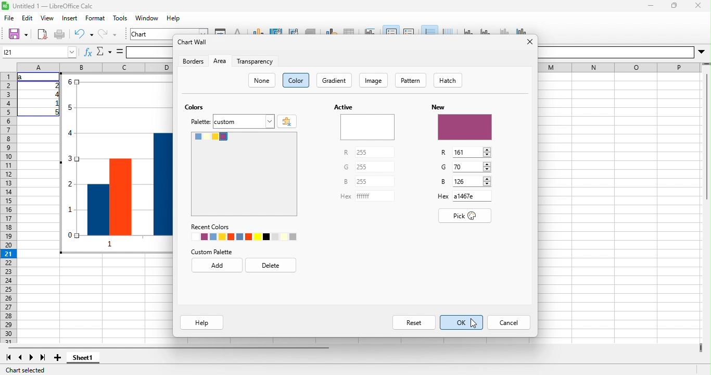 The height and width of the screenshot is (375, 711). I want to click on Input for G, so click(375, 167).